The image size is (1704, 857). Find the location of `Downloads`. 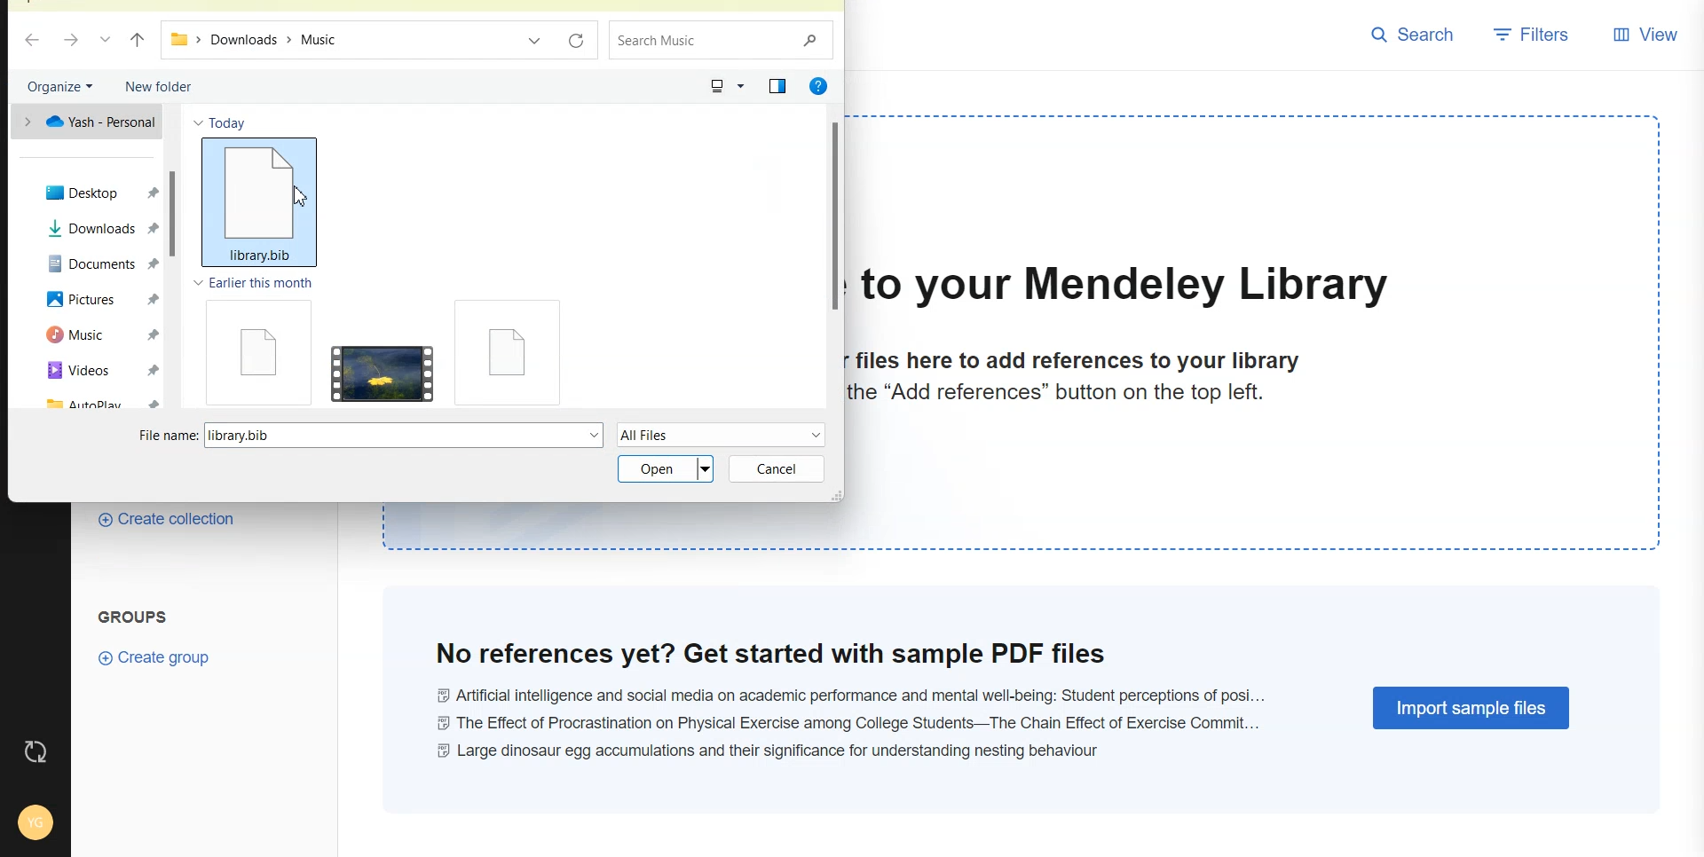

Downloads is located at coordinates (99, 227).